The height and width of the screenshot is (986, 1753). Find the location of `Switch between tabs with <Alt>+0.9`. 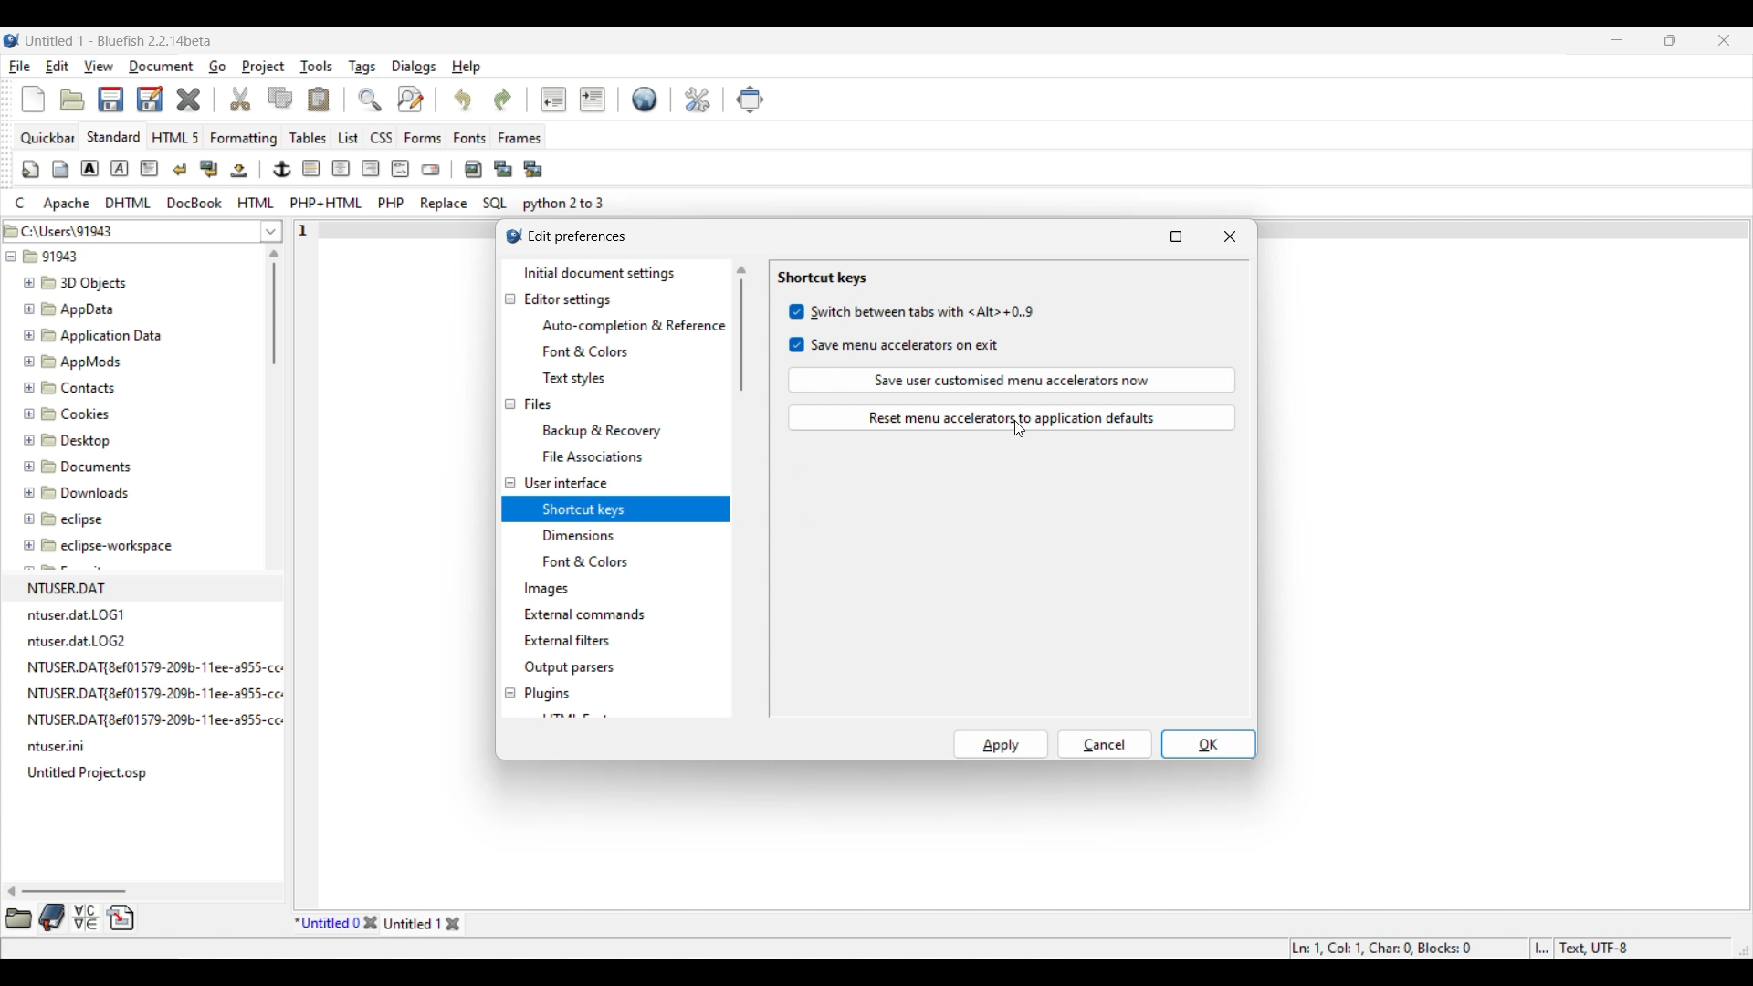

Switch between tabs with <Alt>+0.9 is located at coordinates (912, 311).